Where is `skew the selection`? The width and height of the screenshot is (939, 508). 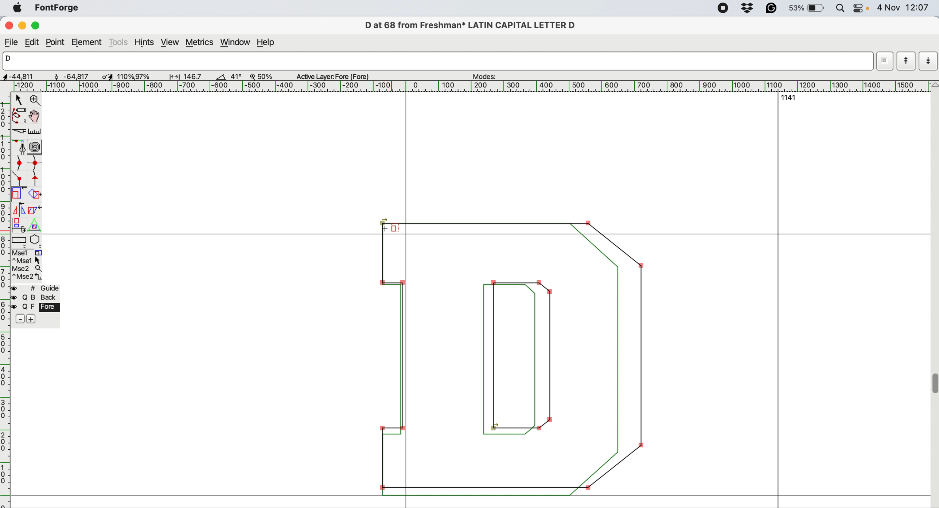
skew the selection is located at coordinates (35, 210).